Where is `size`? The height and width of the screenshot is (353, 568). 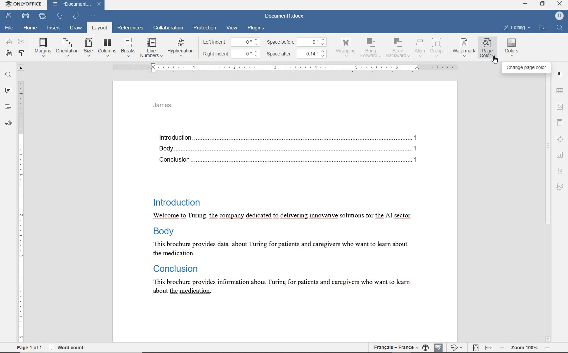 size is located at coordinates (88, 48).